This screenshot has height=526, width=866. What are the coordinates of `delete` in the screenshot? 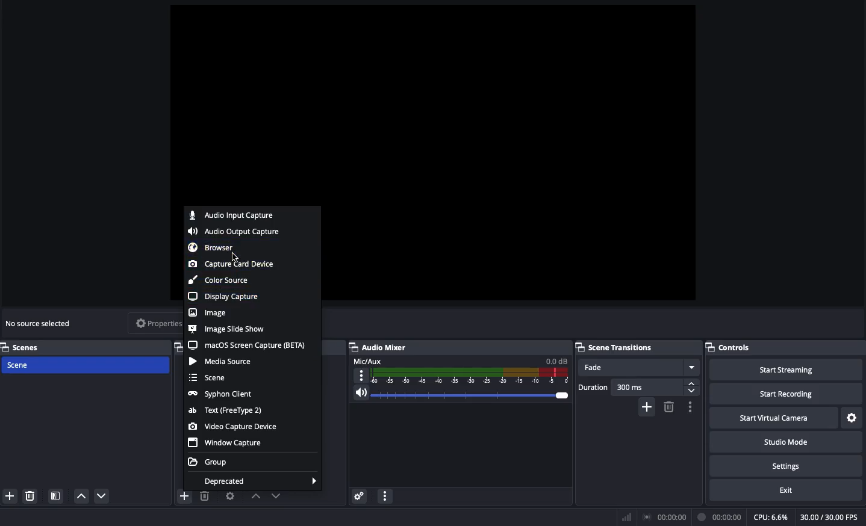 It's located at (204, 498).